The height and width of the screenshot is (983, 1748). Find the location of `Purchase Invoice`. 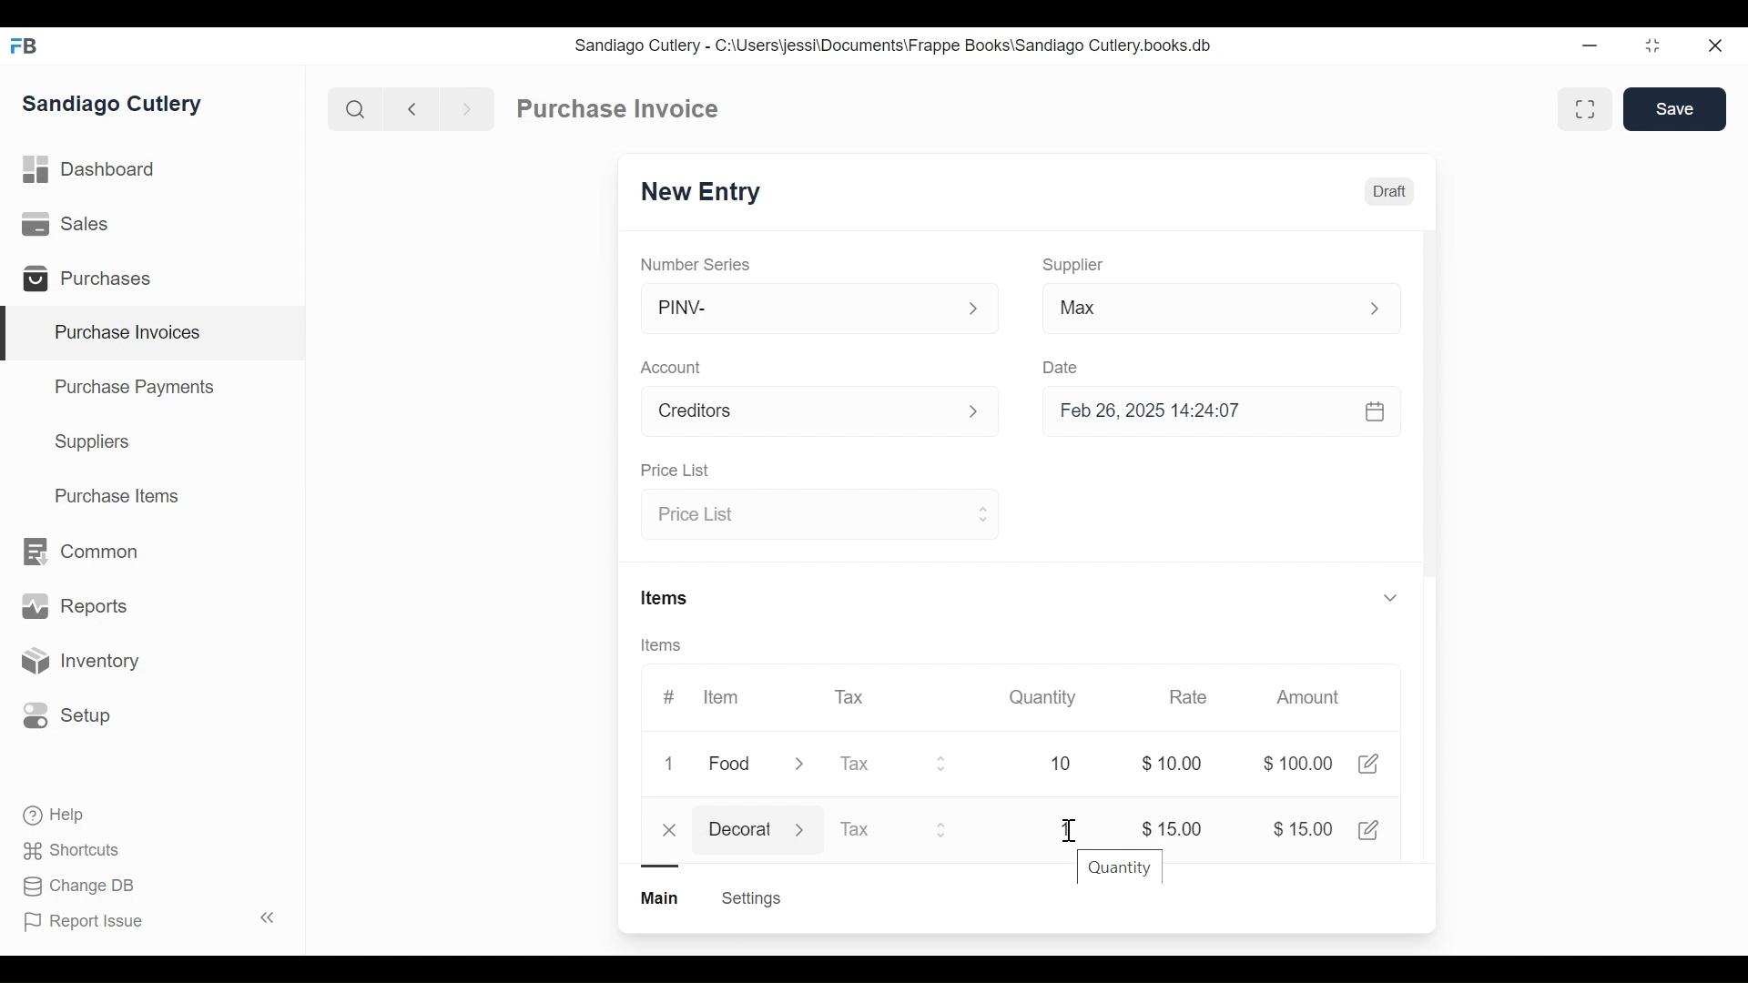

Purchase Invoice is located at coordinates (620, 109).